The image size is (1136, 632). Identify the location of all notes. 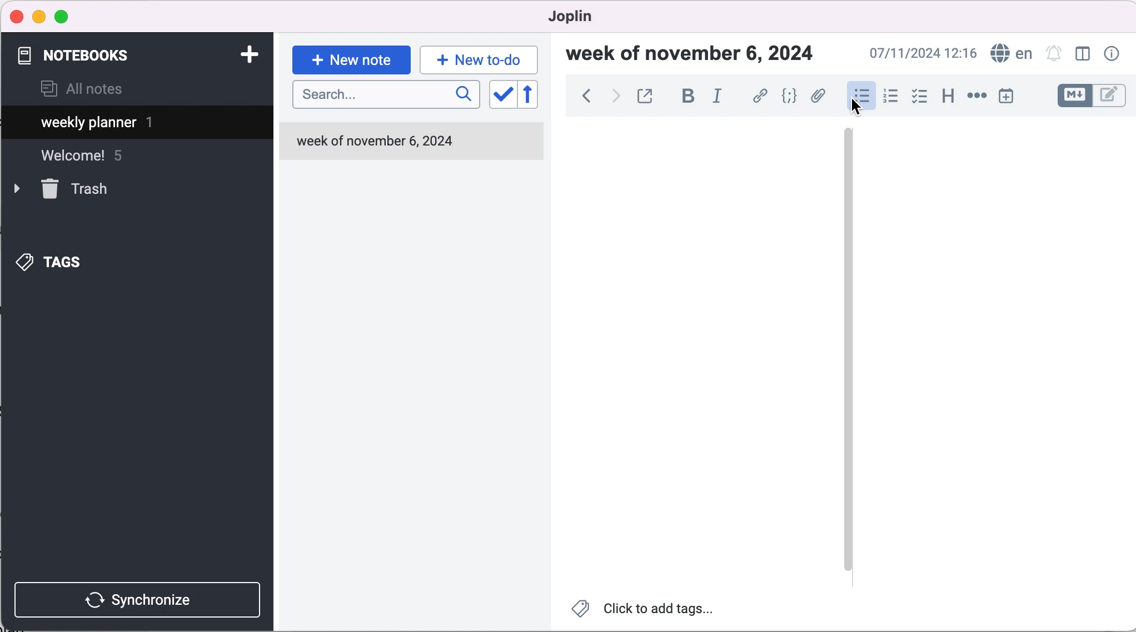
(82, 90).